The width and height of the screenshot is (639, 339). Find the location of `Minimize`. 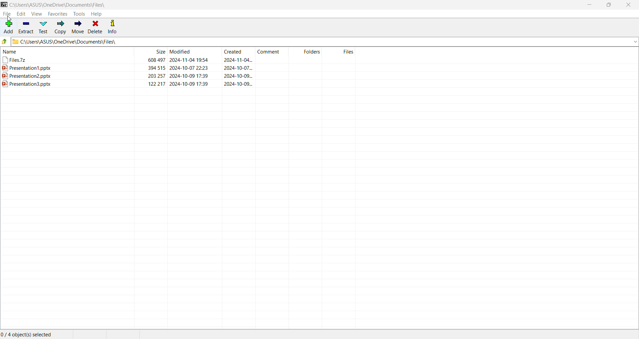

Minimize is located at coordinates (589, 4).